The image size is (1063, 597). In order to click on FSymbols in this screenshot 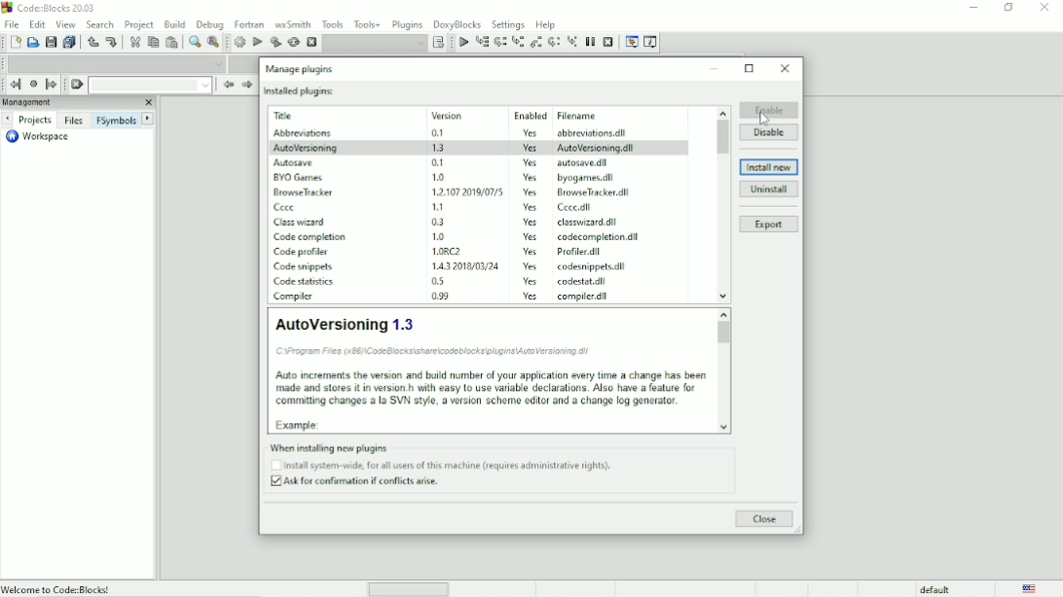, I will do `click(117, 120)`.